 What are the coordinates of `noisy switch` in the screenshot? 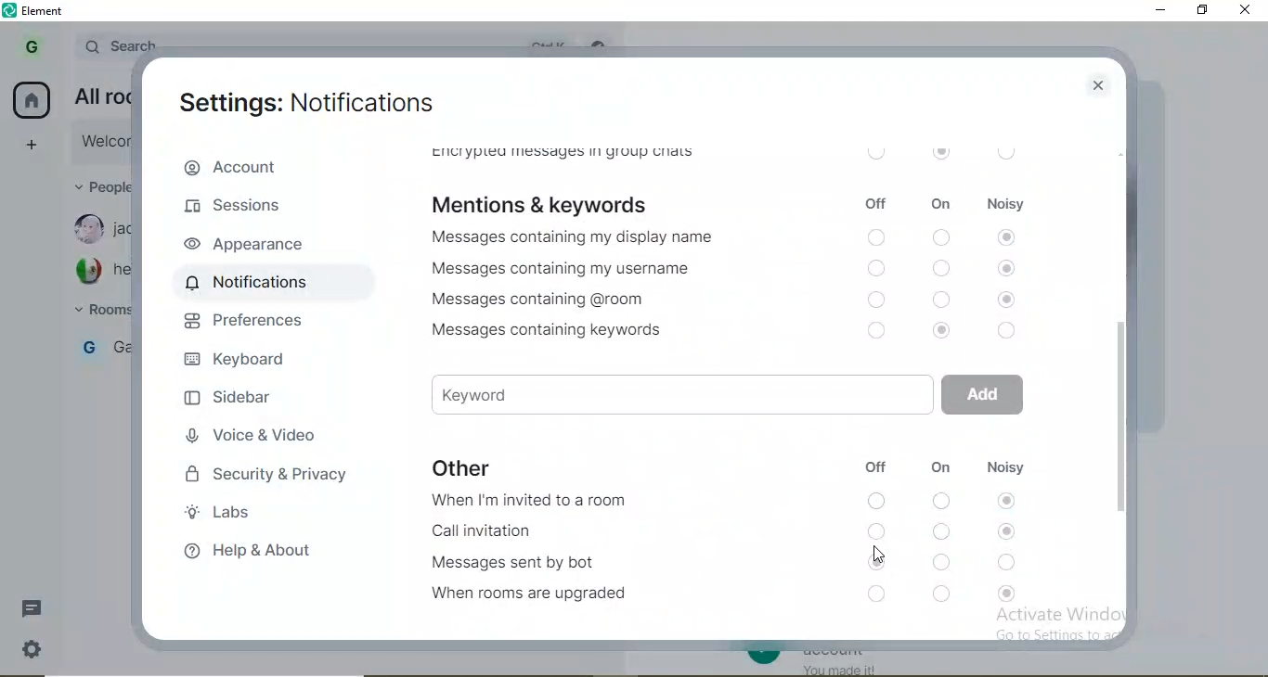 It's located at (999, 150).